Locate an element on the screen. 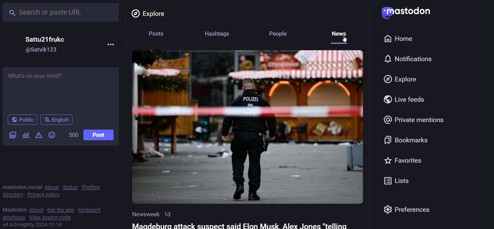 The image size is (494, 229). Maqdeburg attack suspect said Elon Muck Alex jones "telling is located at coordinates (246, 225).